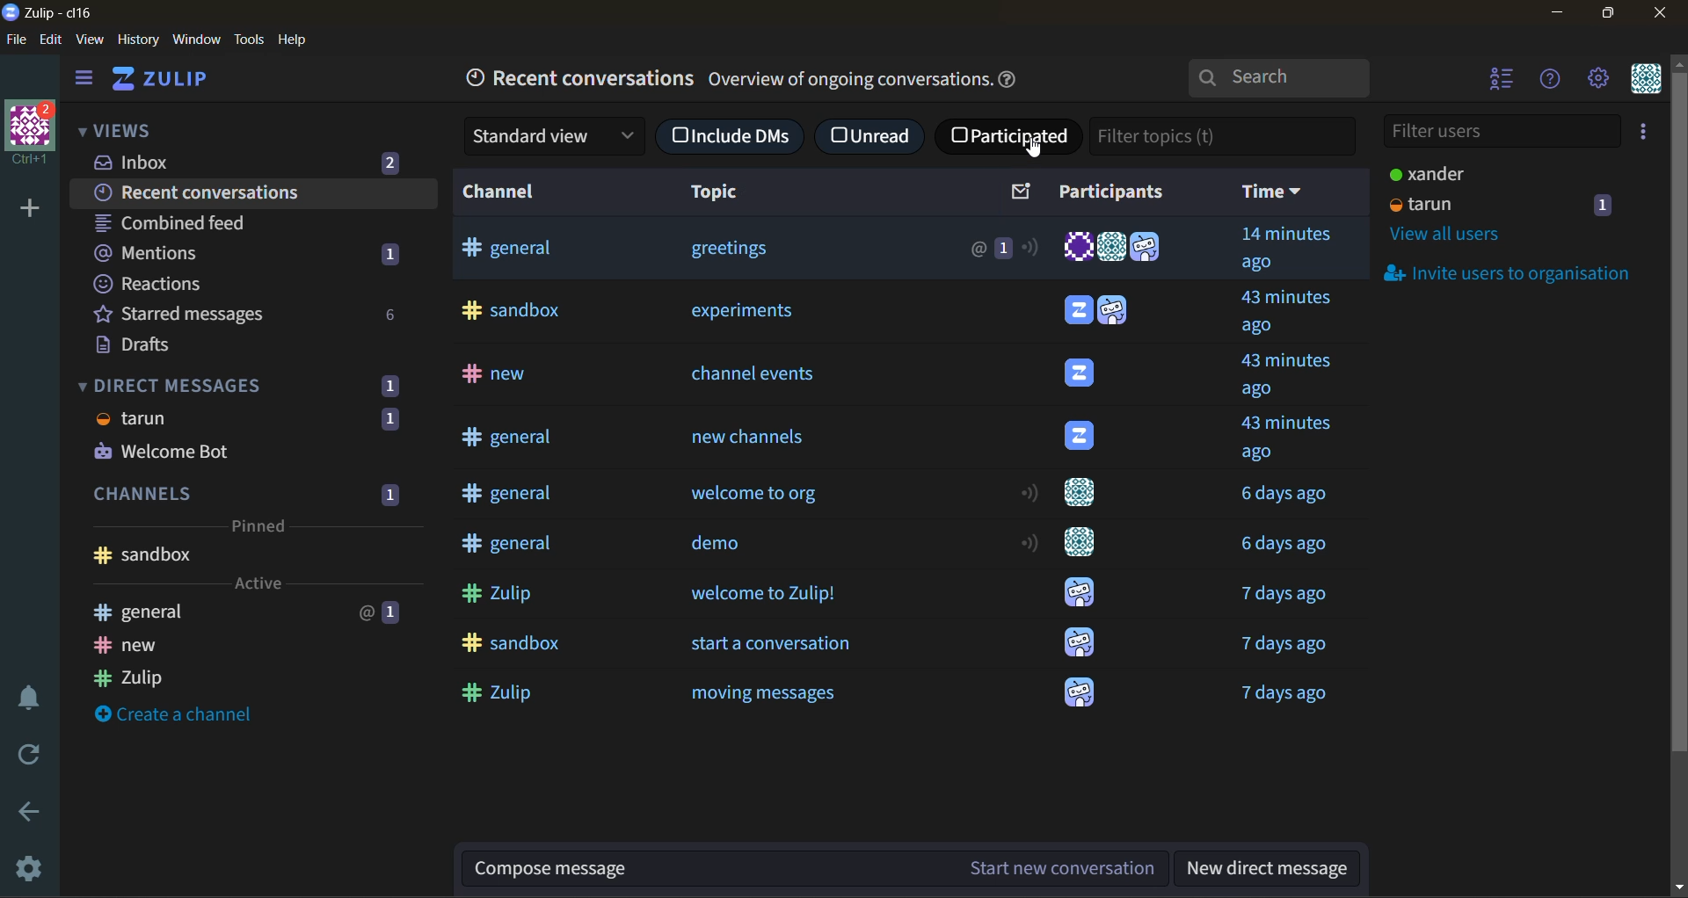 This screenshot has width=1688, height=898. I want to click on help, so click(1007, 80).